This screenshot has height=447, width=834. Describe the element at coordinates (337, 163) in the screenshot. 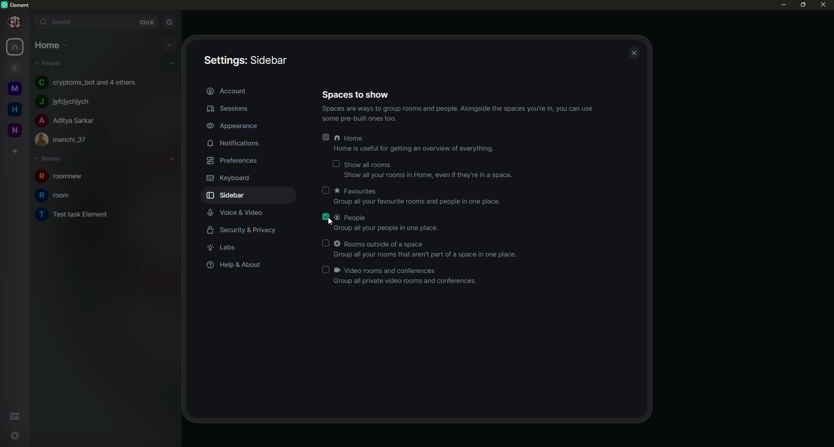

I see `click to enable` at that location.